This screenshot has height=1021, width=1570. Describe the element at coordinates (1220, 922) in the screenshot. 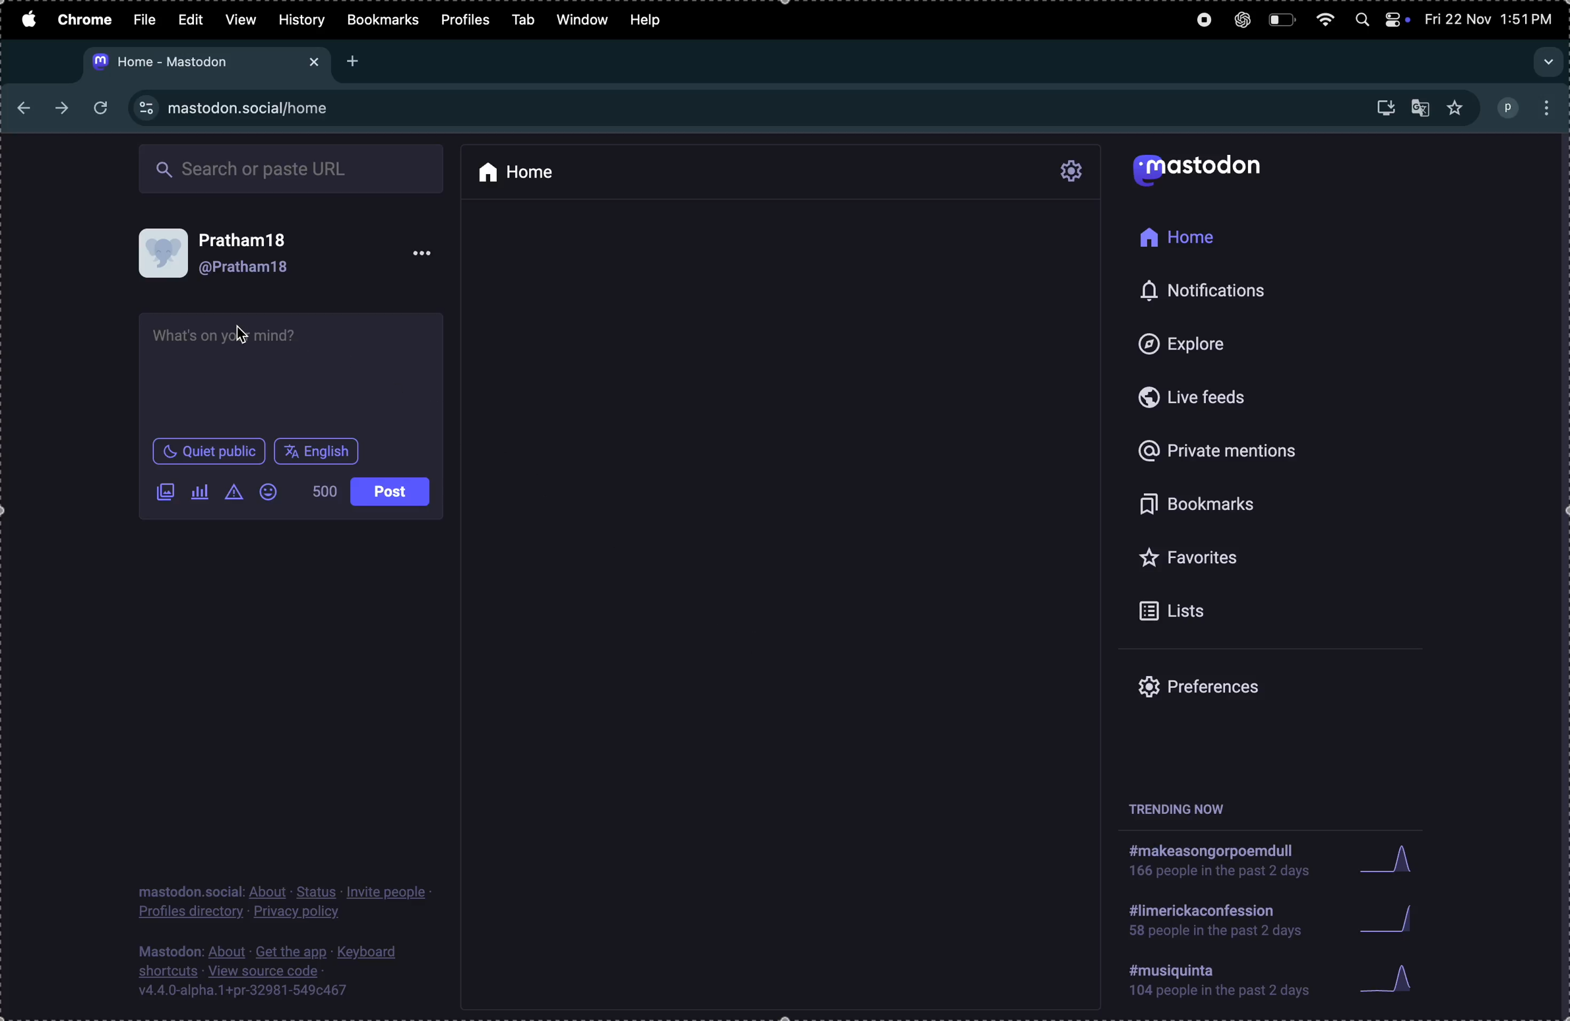

I see `hashtag` at that location.